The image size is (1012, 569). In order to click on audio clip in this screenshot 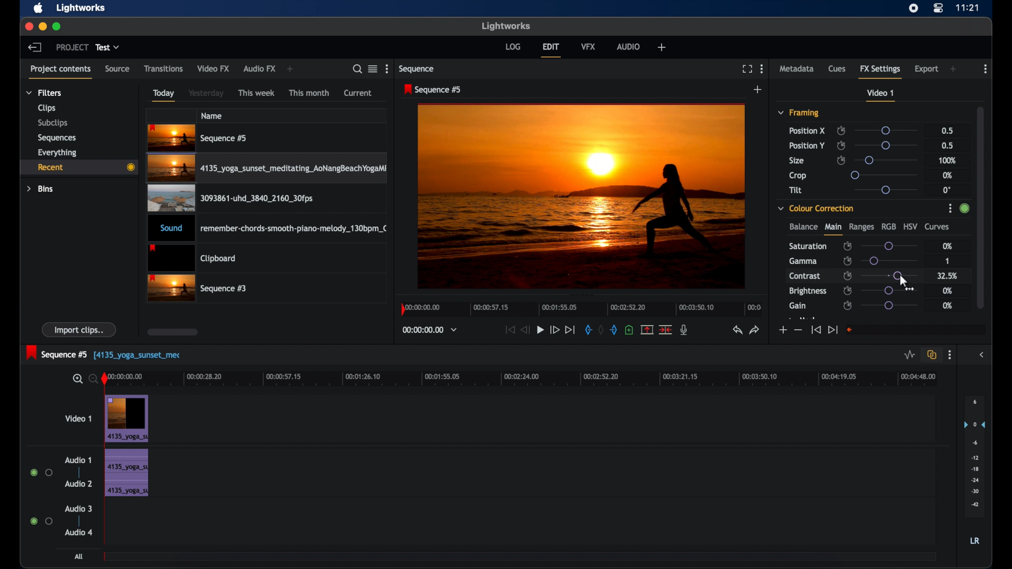, I will do `click(269, 229)`.